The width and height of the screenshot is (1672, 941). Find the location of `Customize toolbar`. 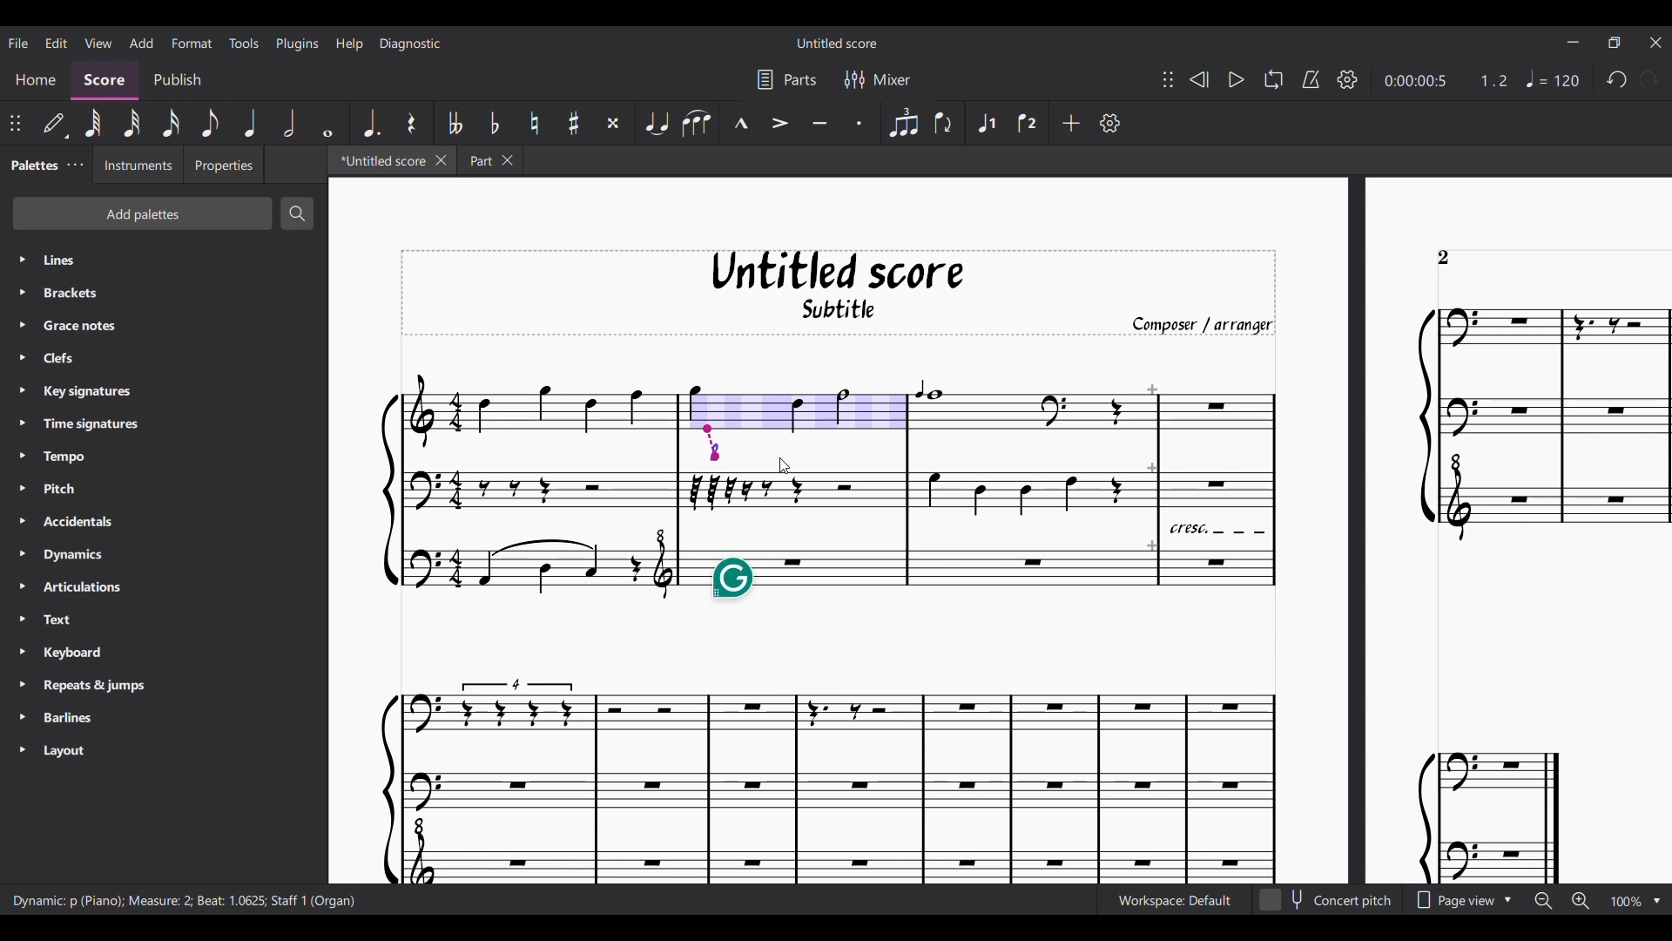

Customize toolbar is located at coordinates (1110, 123).